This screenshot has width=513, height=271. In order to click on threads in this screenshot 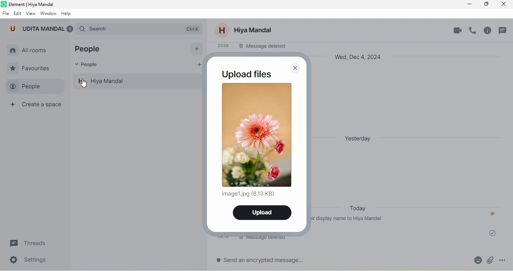, I will do `click(505, 32)`.